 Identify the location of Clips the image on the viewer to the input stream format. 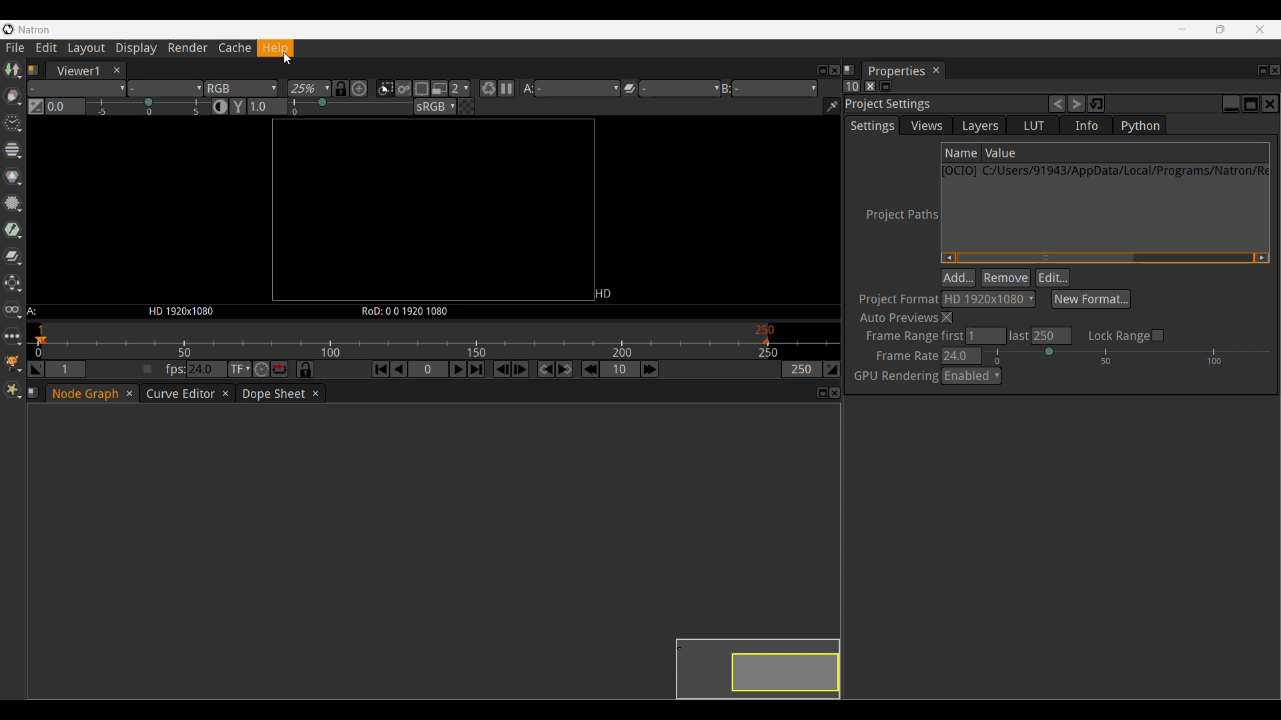
(385, 89).